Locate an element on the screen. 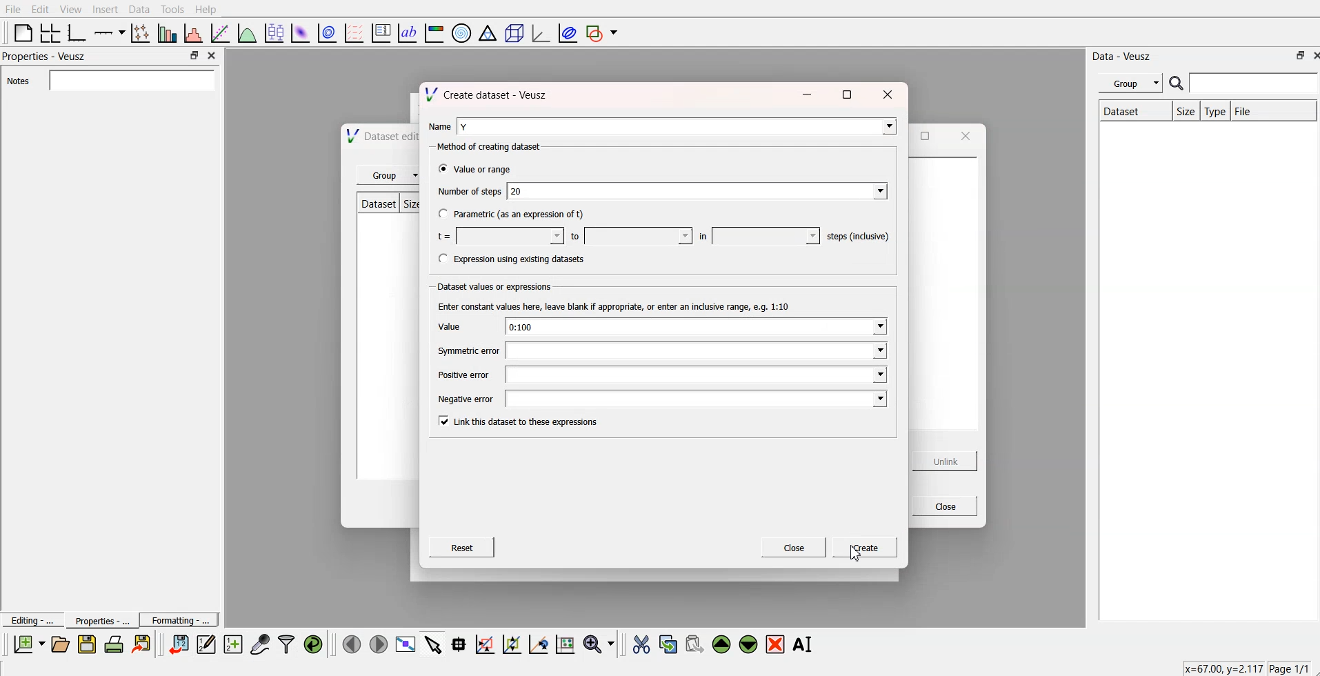  Capture remote data is located at coordinates (261, 643).